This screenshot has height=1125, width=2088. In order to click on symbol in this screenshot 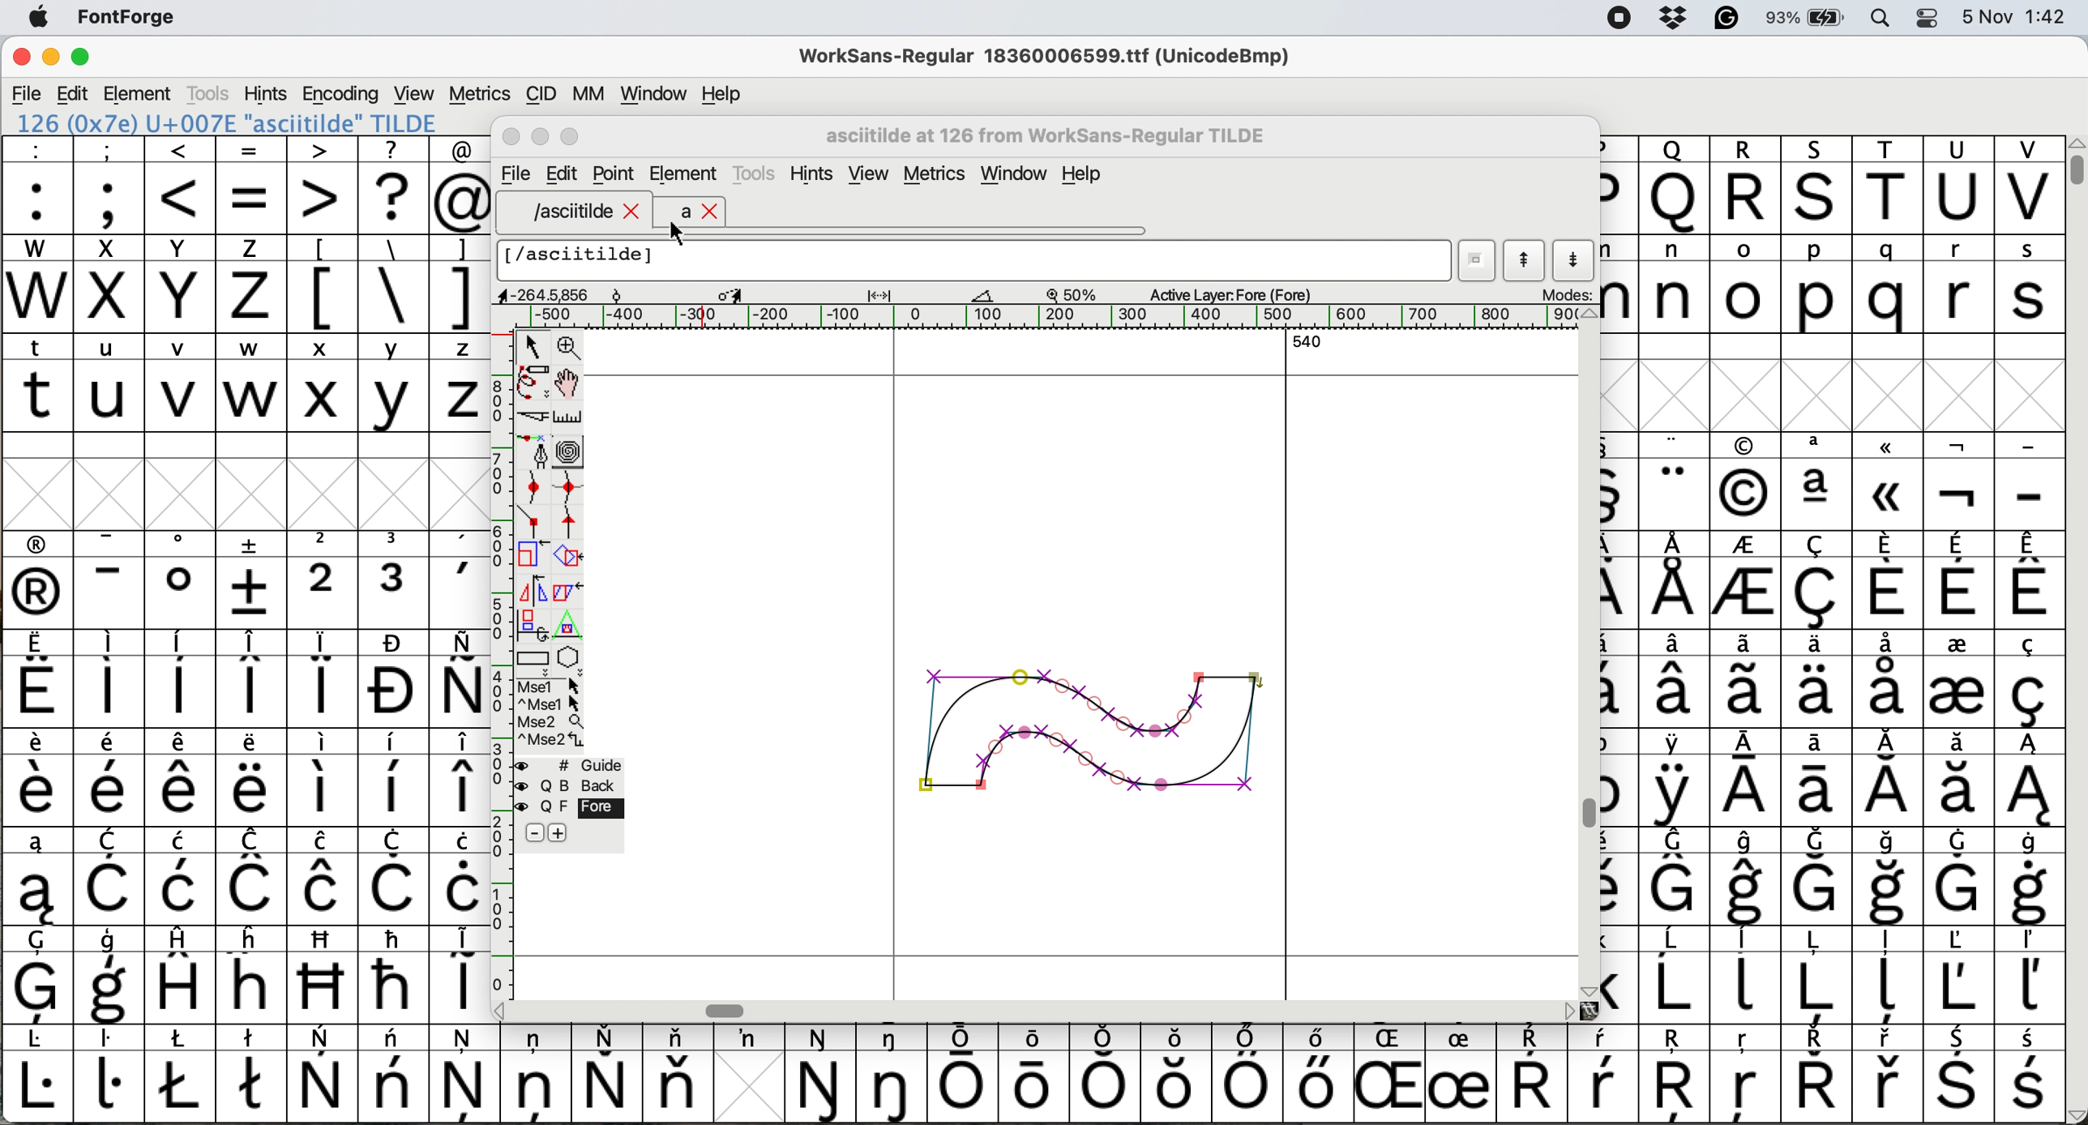, I will do `click(39, 975)`.